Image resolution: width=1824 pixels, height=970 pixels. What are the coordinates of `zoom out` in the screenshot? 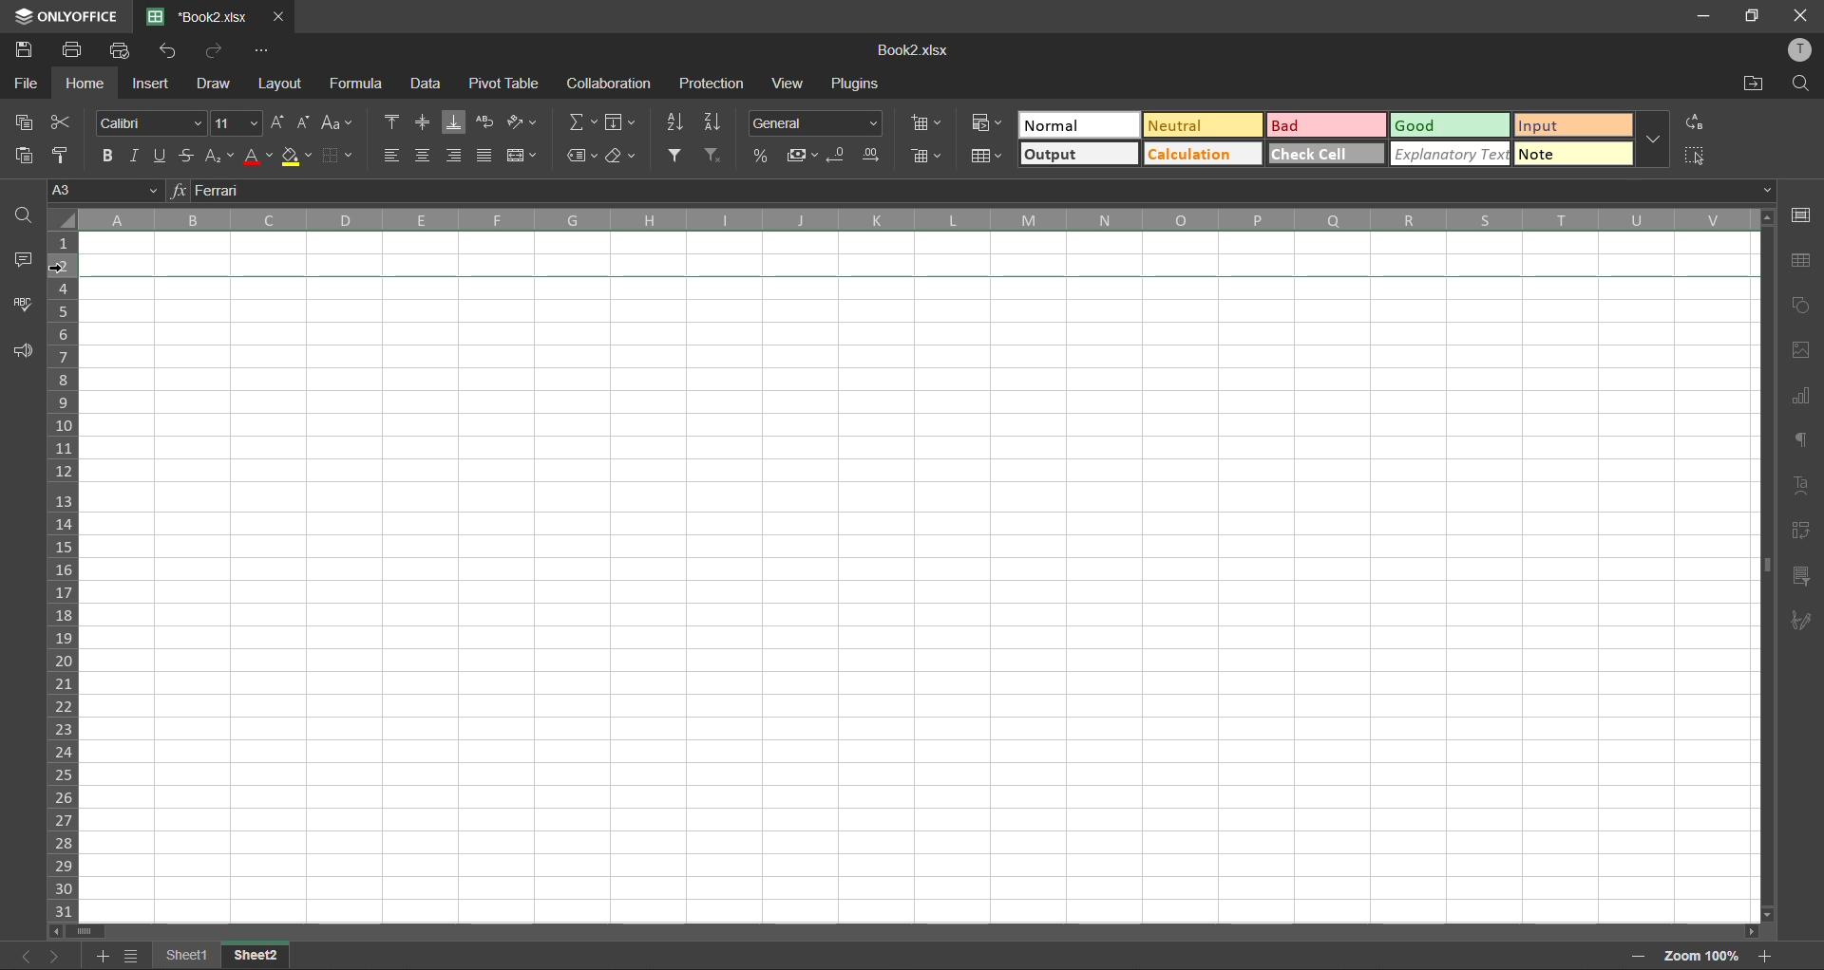 It's located at (1634, 958).